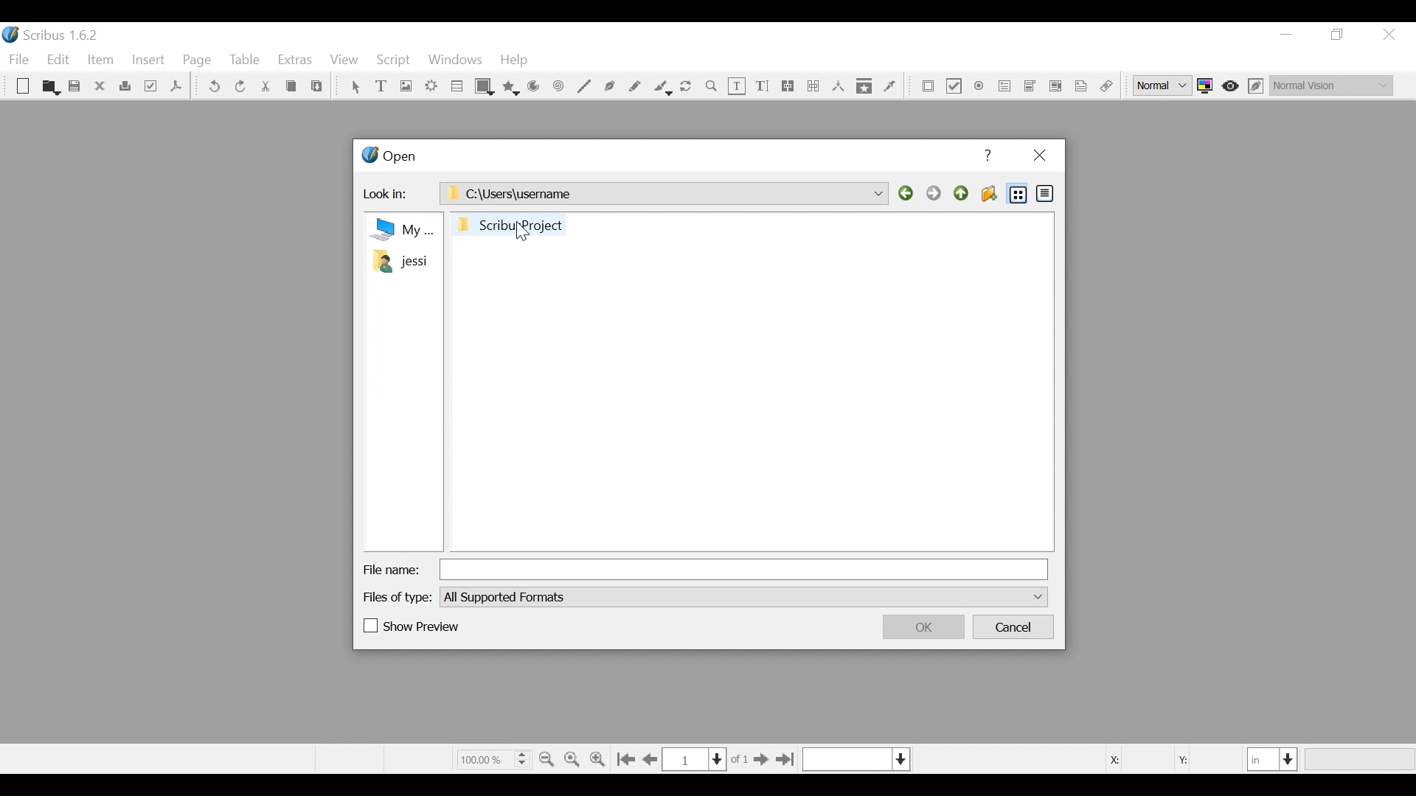 This screenshot has height=796, width=1416. What do you see at coordinates (610, 87) in the screenshot?
I see `Bezier curve` at bounding box center [610, 87].